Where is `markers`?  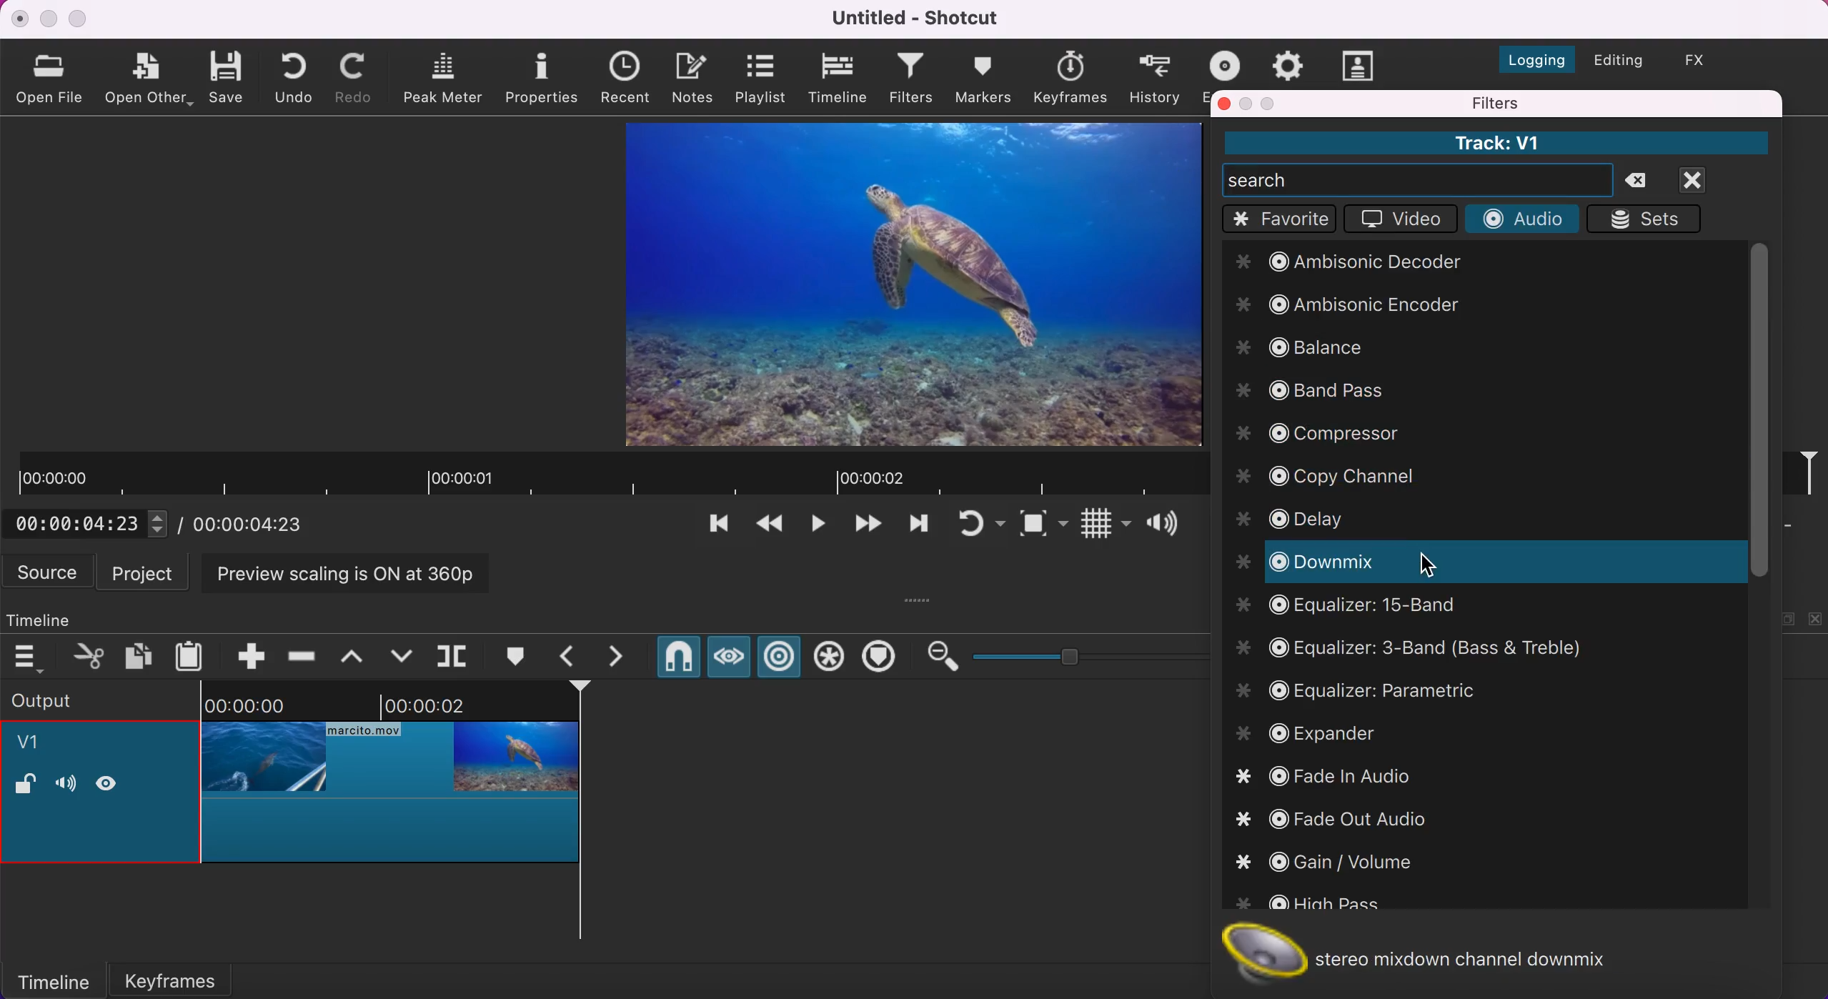 markers is located at coordinates (983, 78).